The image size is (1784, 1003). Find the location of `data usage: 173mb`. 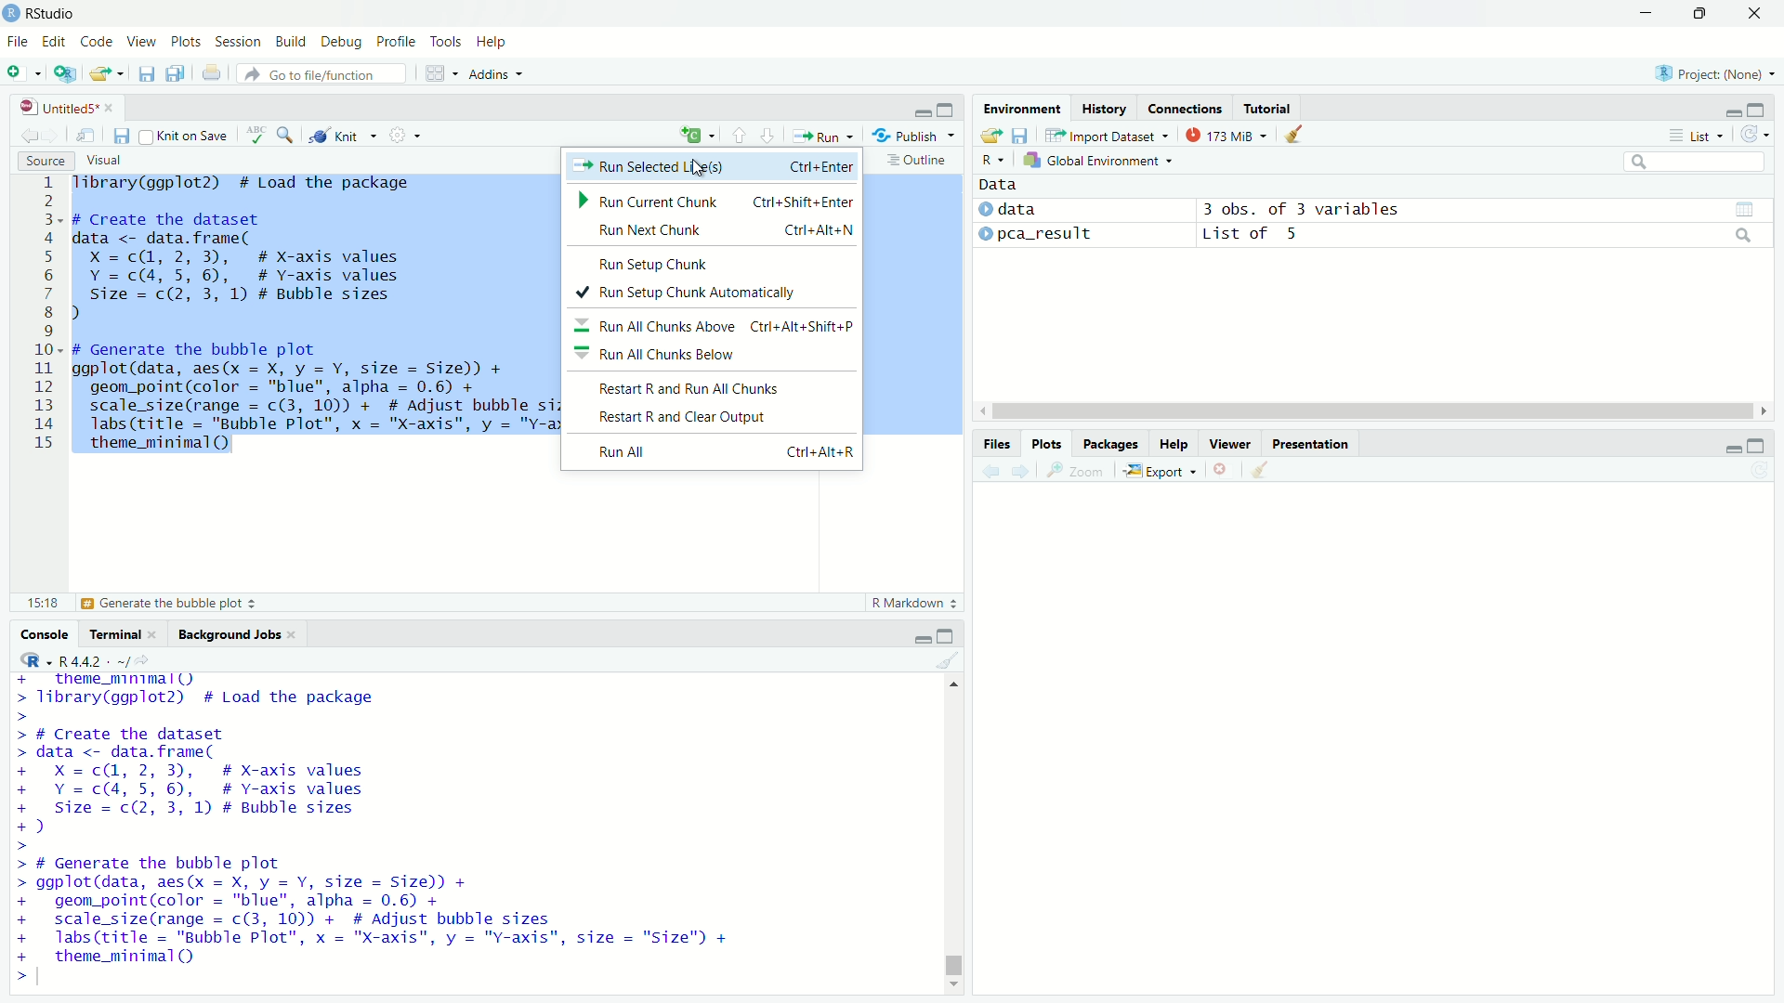

data usage: 173mb is located at coordinates (1225, 134).